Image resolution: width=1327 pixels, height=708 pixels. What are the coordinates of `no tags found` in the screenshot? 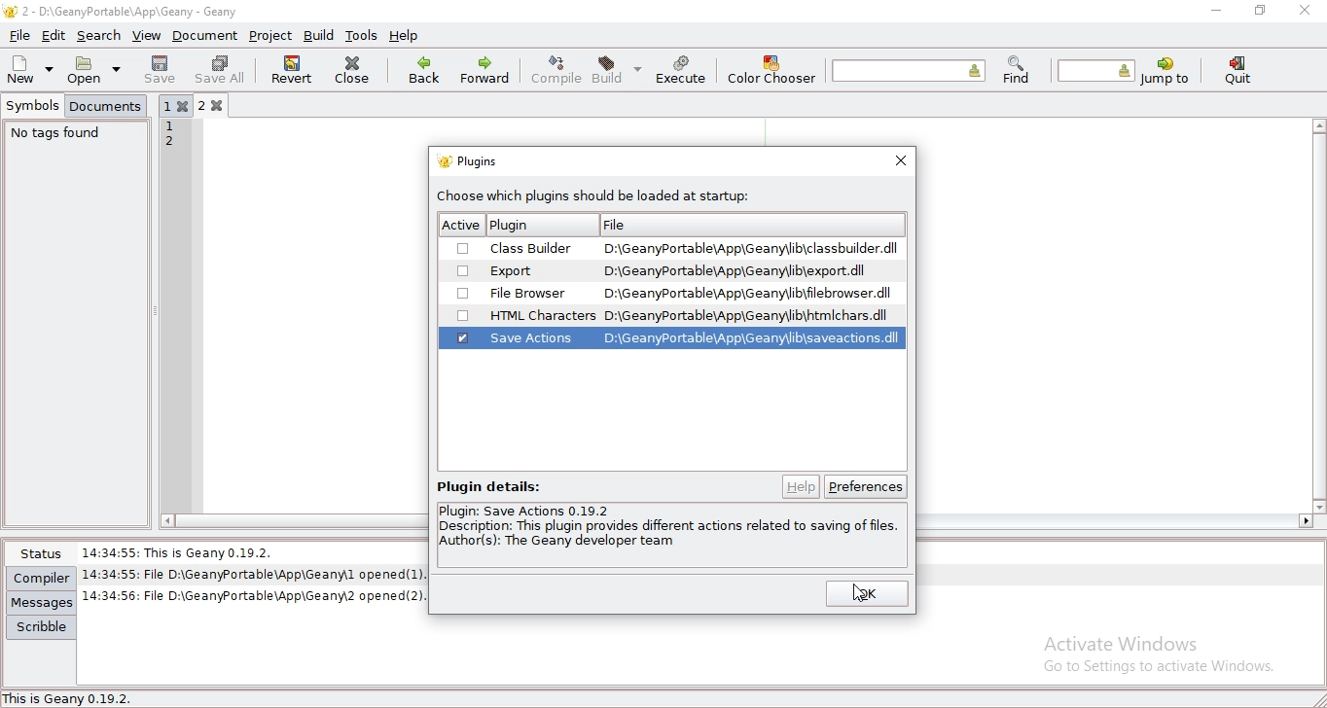 It's located at (56, 133).